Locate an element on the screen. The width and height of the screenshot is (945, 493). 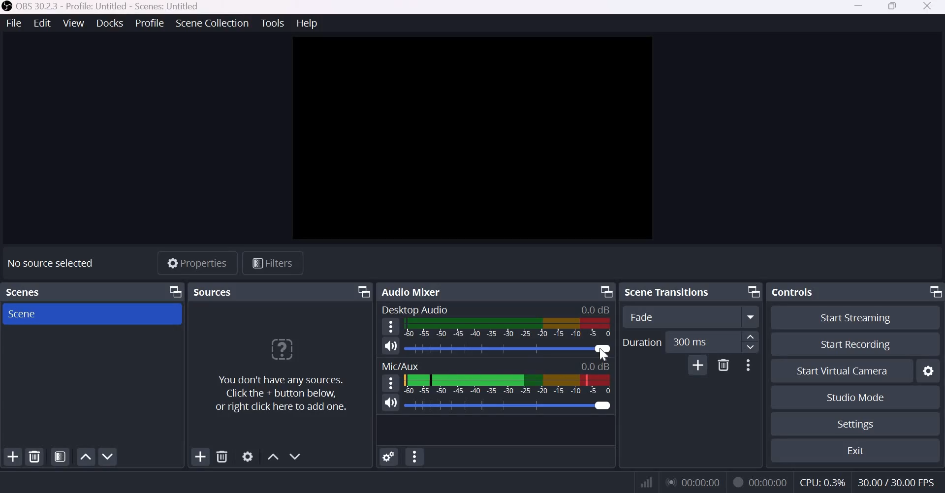
Volume Meter is located at coordinates (508, 384).